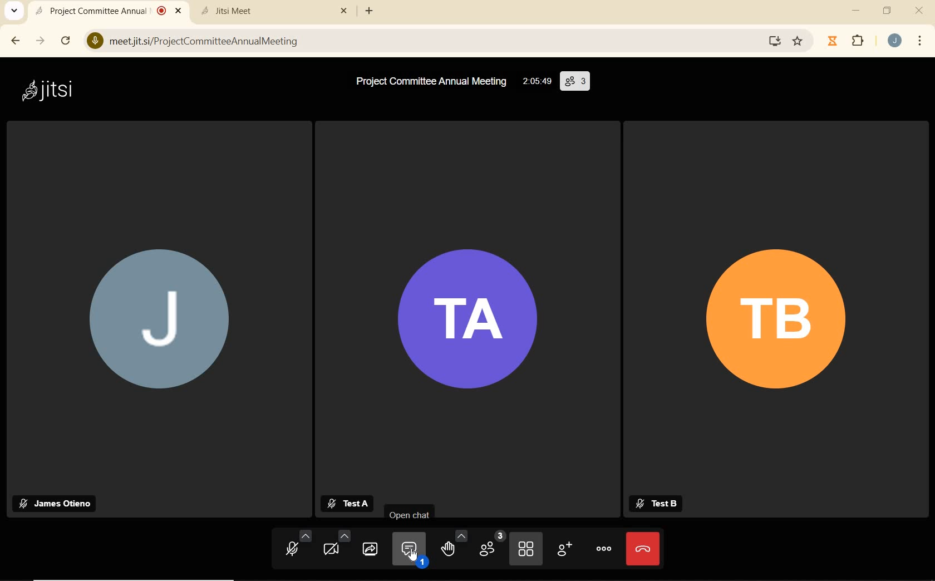 This screenshot has width=935, height=581. What do you see at coordinates (566, 551) in the screenshot?
I see `invite people` at bounding box center [566, 551].